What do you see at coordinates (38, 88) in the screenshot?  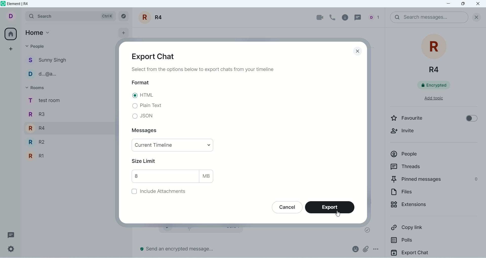 I see `rooms` at bounding box center [38, 88].